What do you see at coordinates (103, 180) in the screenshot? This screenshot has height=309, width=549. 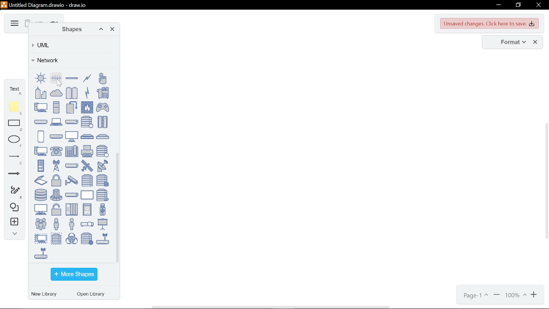 I see `server storage` at bounding box center [103, 180].